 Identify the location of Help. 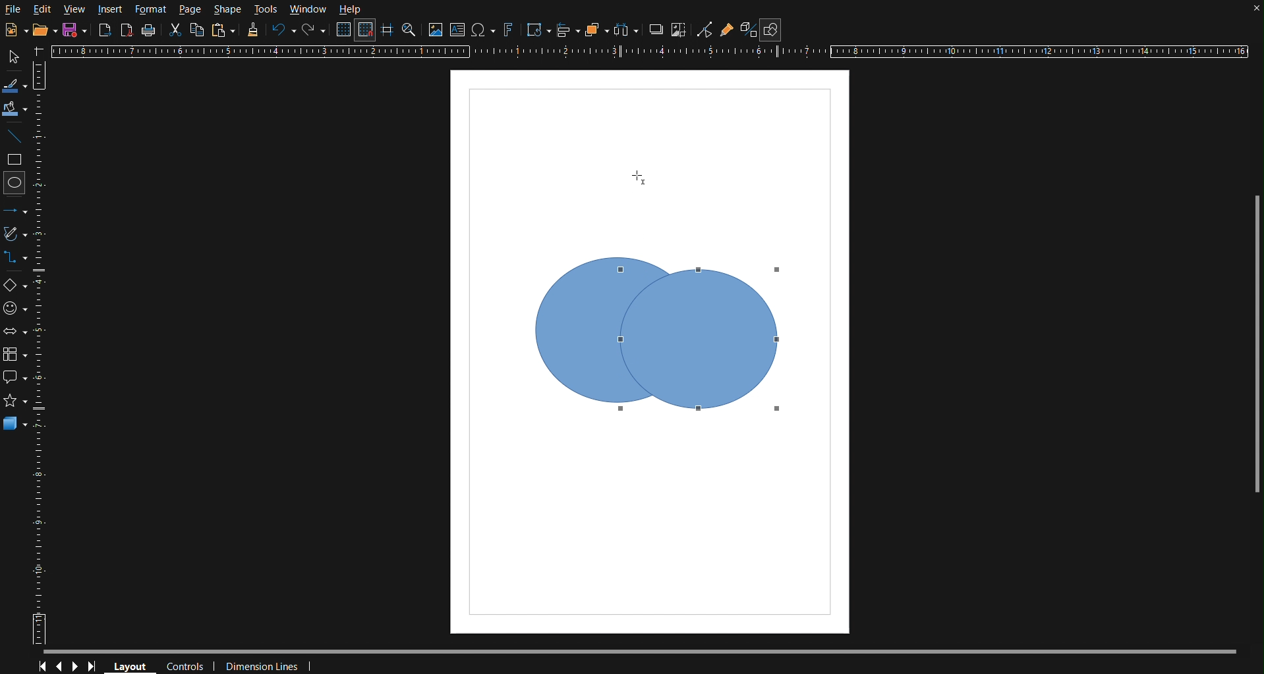
(349, 10).